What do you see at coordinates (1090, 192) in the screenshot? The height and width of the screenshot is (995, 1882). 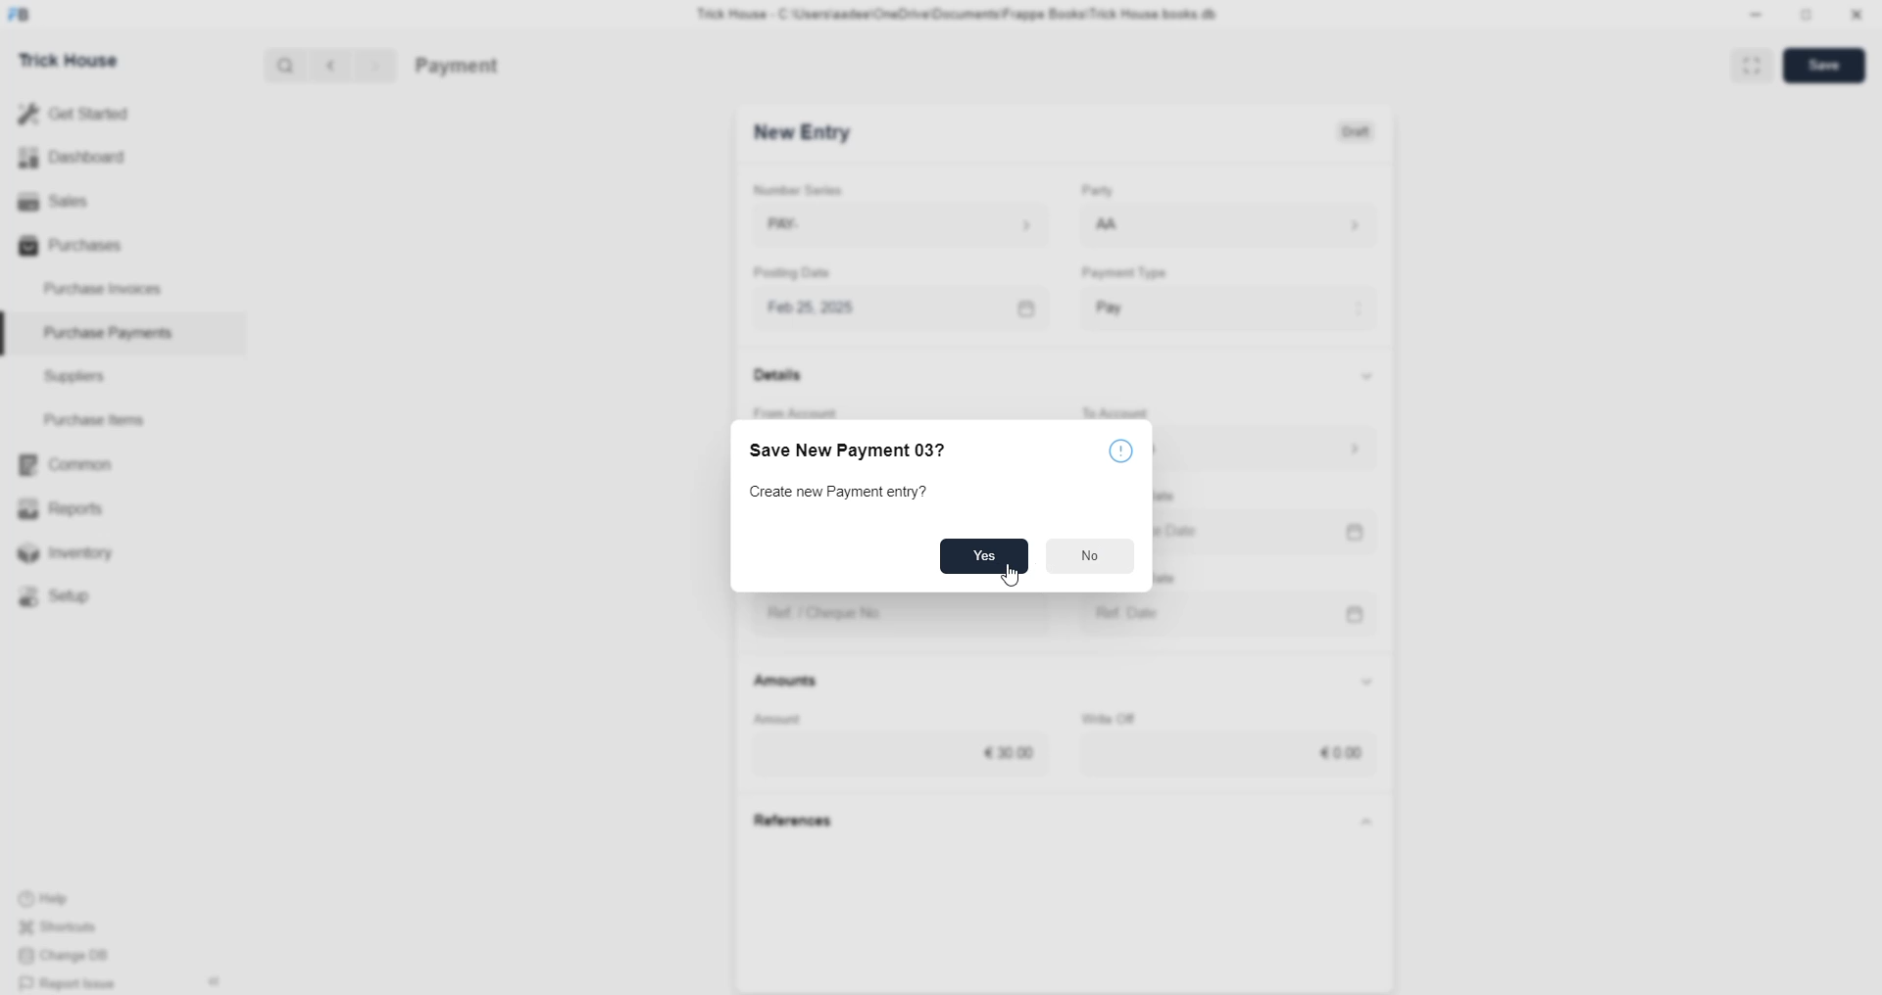 I see `Party` at bounding box center [1090, 192].